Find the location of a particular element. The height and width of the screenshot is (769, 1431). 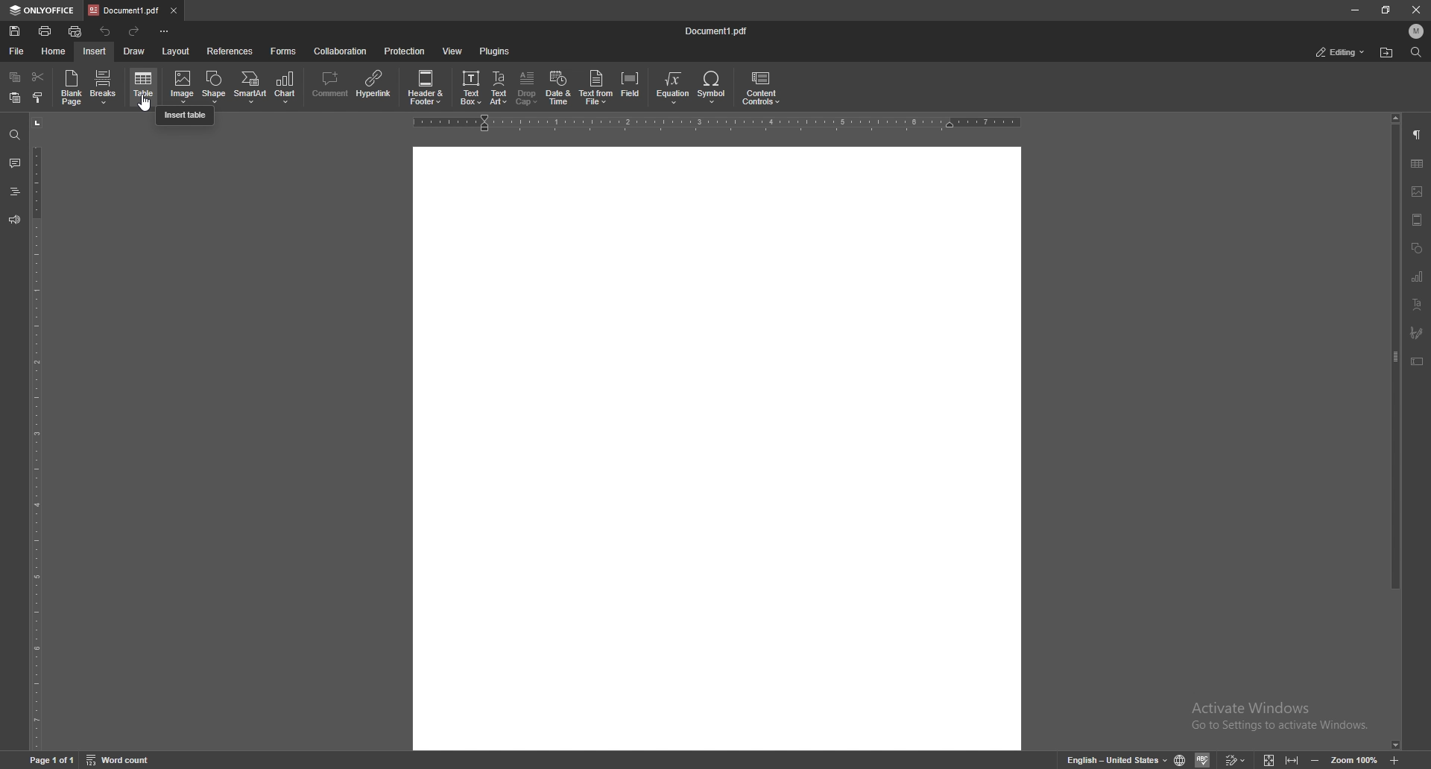

symbol is located at coordinates (714, 89).